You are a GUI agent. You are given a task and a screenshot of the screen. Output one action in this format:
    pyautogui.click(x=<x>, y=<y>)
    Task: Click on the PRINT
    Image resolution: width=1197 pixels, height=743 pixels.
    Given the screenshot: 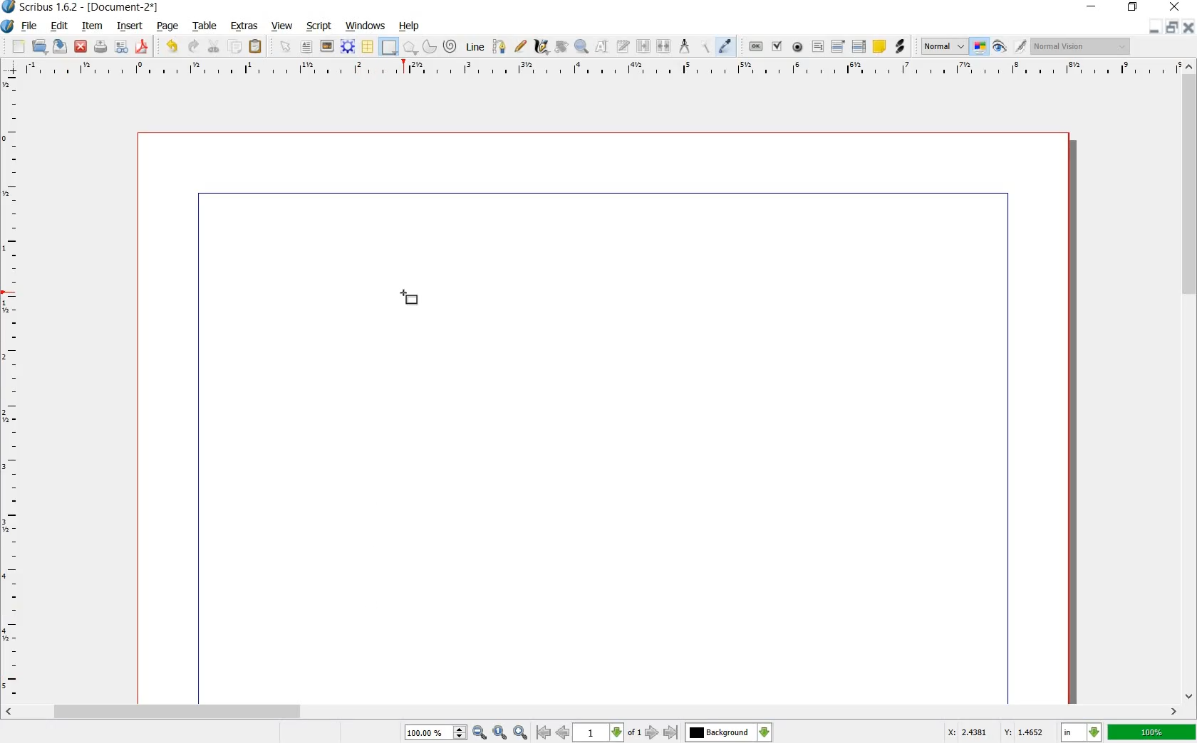 What is the action you would take?
    pyautogui.click(x=100, y=47)
    